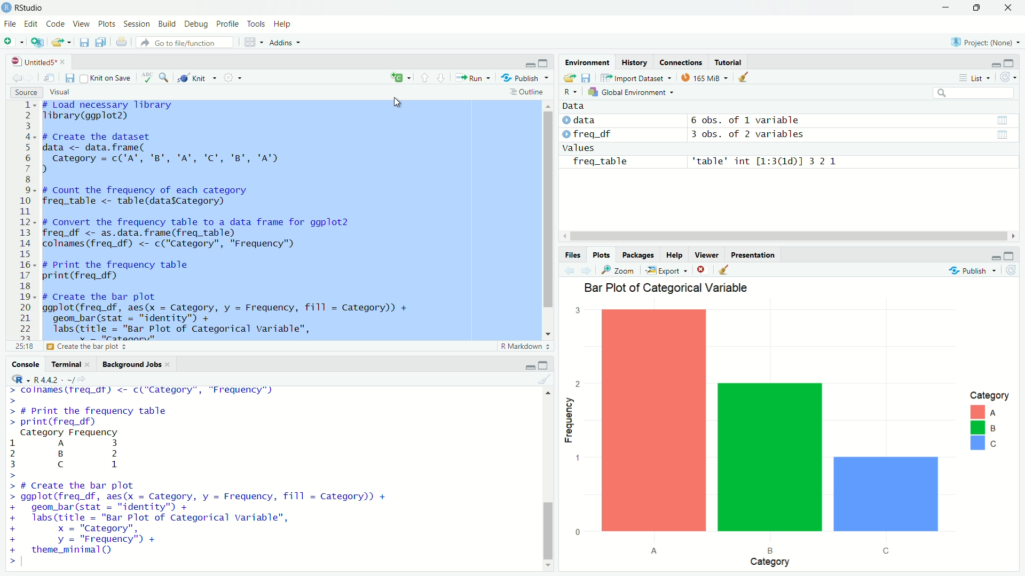 The height and width of the screenshot is (576, 1025). What do you see at coordinates (995, 259) in the screenshot?
I see `minimize` at bounding box center [995, 259].